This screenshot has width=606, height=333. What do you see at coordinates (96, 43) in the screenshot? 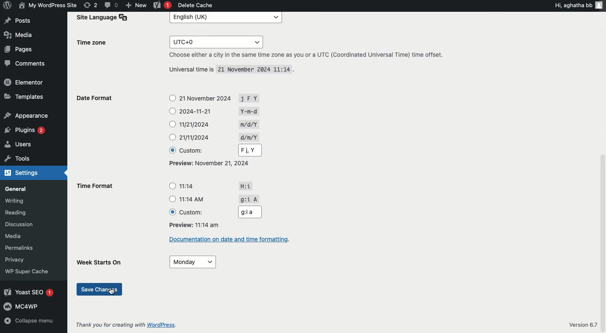
I see `Time zone` at bounding box center [96, 43].